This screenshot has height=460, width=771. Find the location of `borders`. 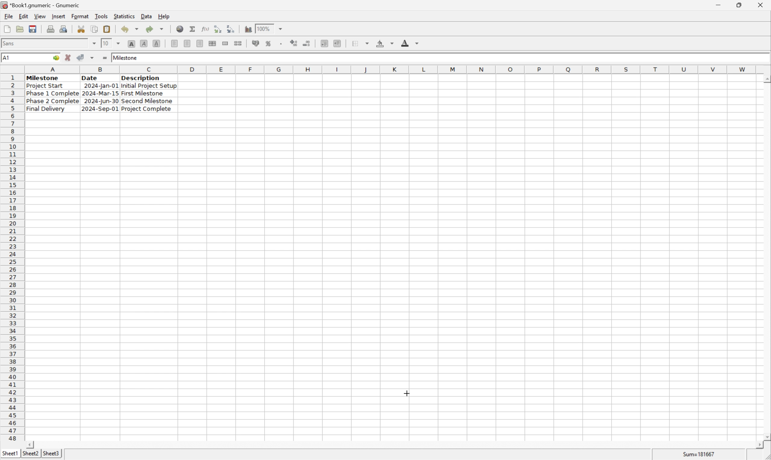

borders is located at coordinates (363, 43).